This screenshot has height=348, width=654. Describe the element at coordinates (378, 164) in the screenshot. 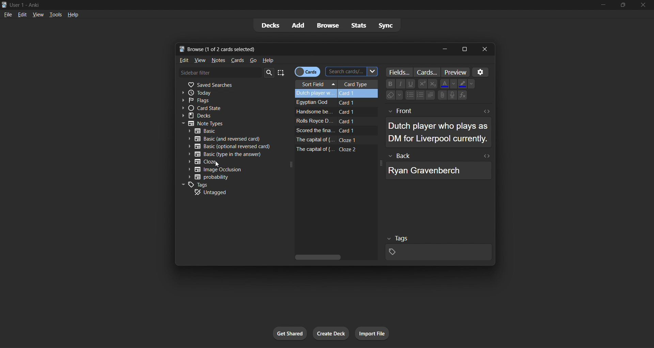

I see `expand icon` at that location.